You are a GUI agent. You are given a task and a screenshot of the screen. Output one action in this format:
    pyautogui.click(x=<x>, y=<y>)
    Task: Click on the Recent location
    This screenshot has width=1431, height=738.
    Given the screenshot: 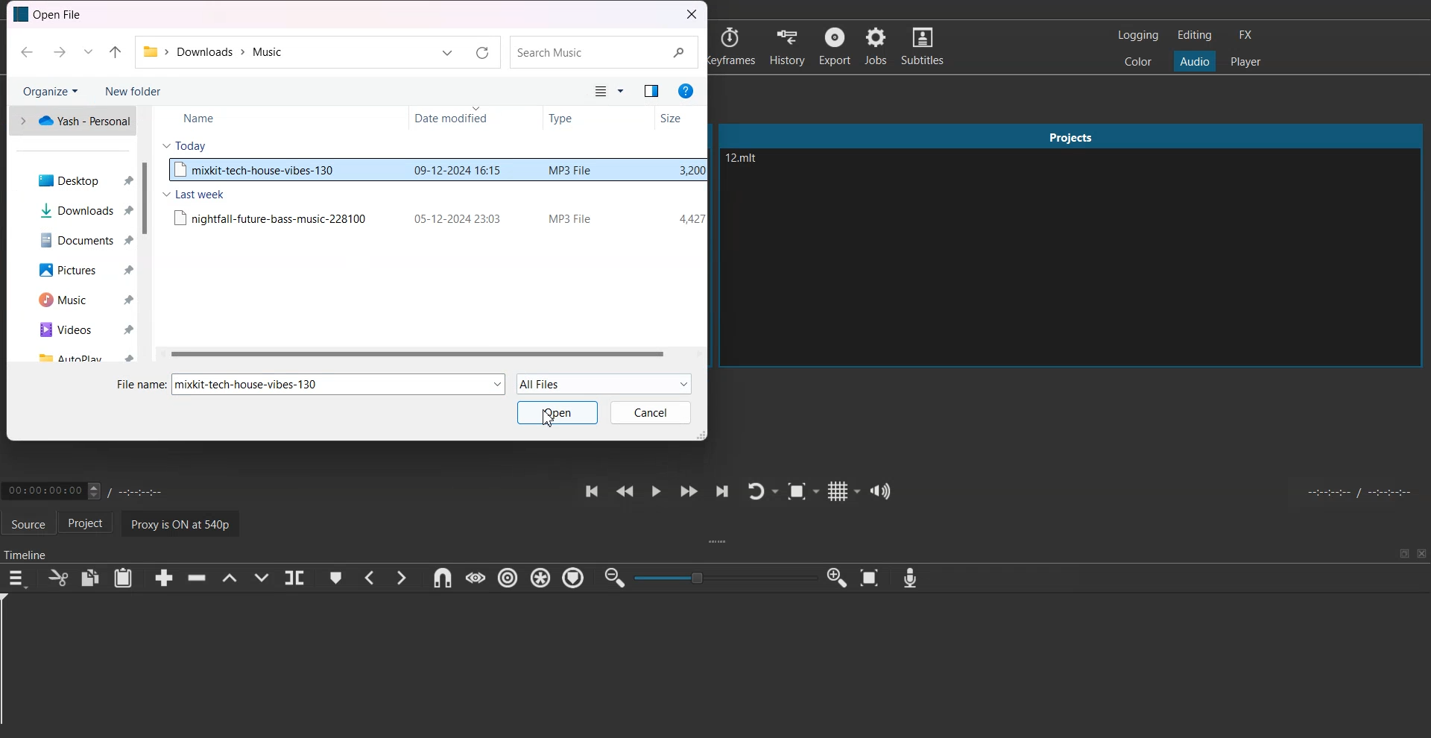 What is the action you would take?
    pyautogui.click(x=87, y=52)
    